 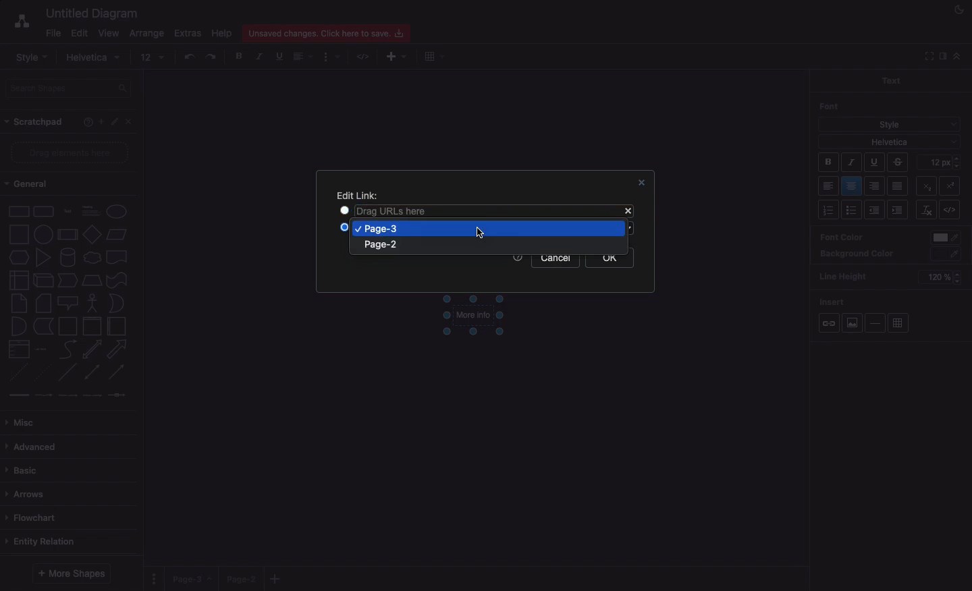 What do you see at coordinates (947, 254) in the screenshot?
I see `color` at bounding box center [947, 254].